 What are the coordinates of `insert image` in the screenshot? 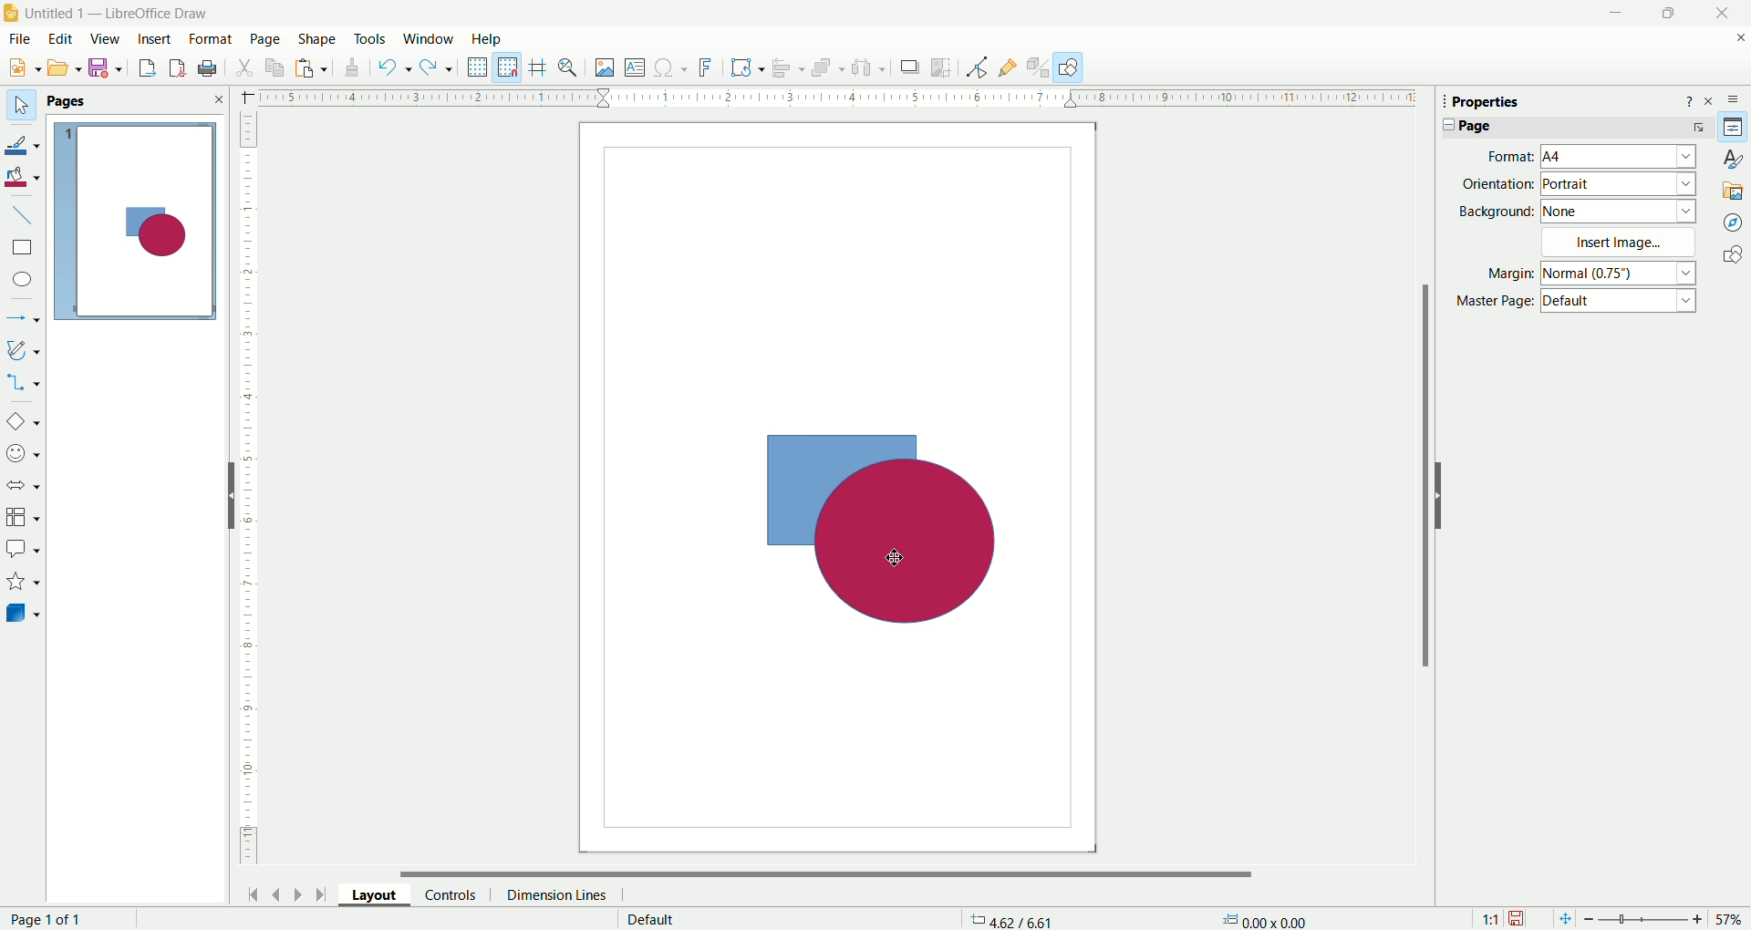 It's located at (1623, 243).